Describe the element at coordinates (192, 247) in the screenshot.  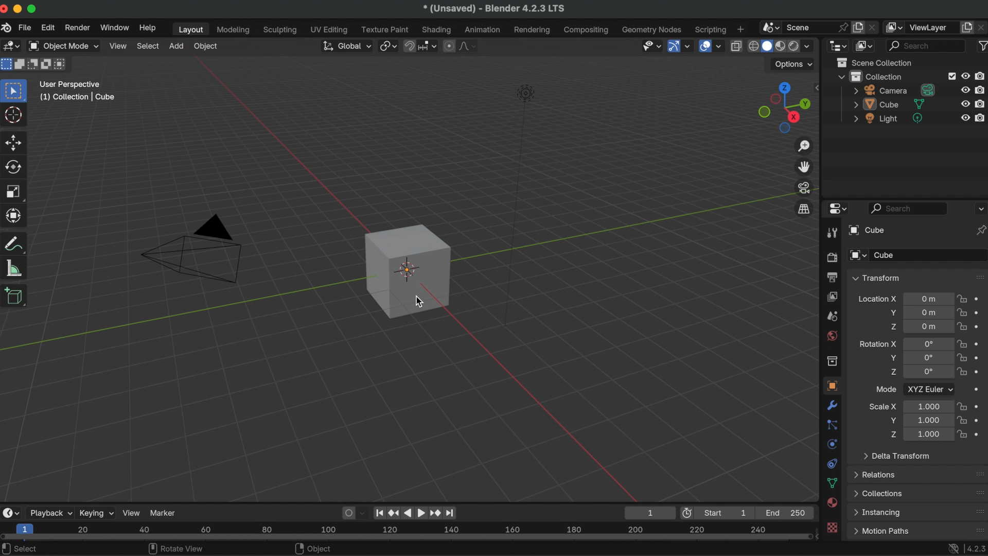
I see `D triangle` at that location.